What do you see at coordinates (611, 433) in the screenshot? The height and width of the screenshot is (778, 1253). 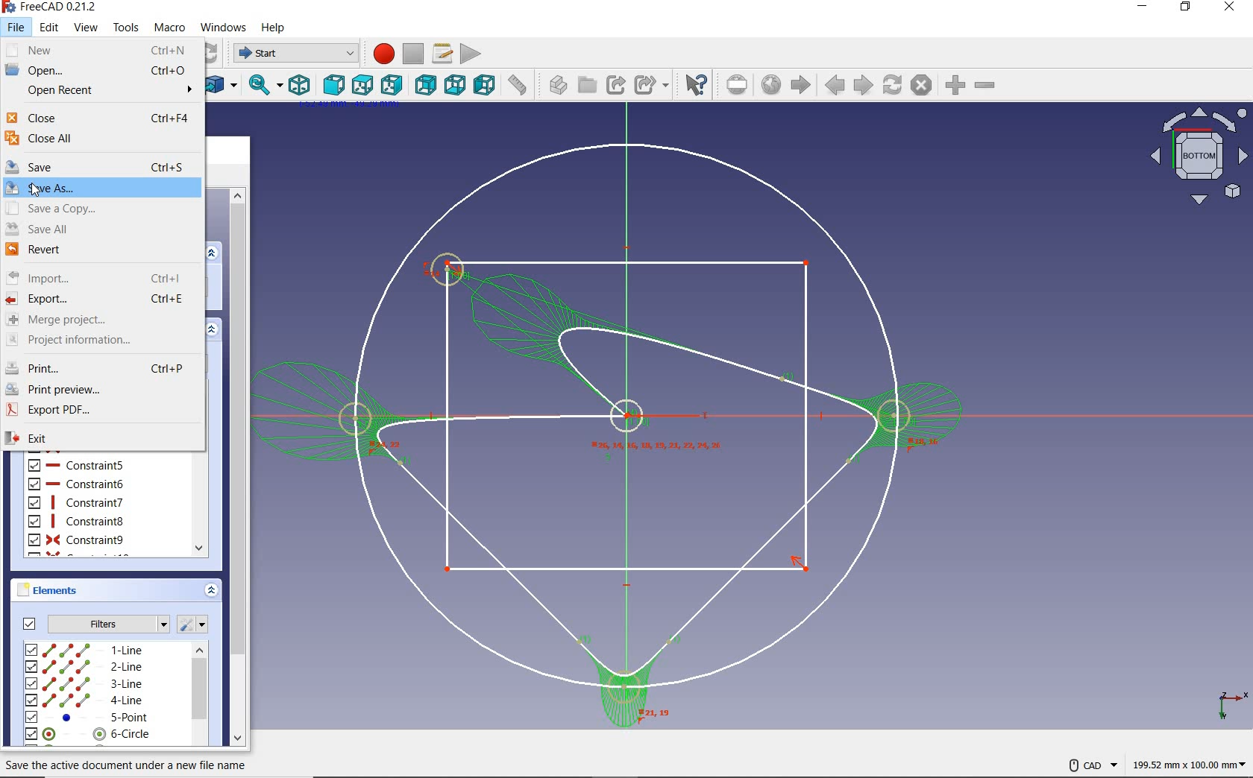 I see `design` at bounding box center [611, 433].